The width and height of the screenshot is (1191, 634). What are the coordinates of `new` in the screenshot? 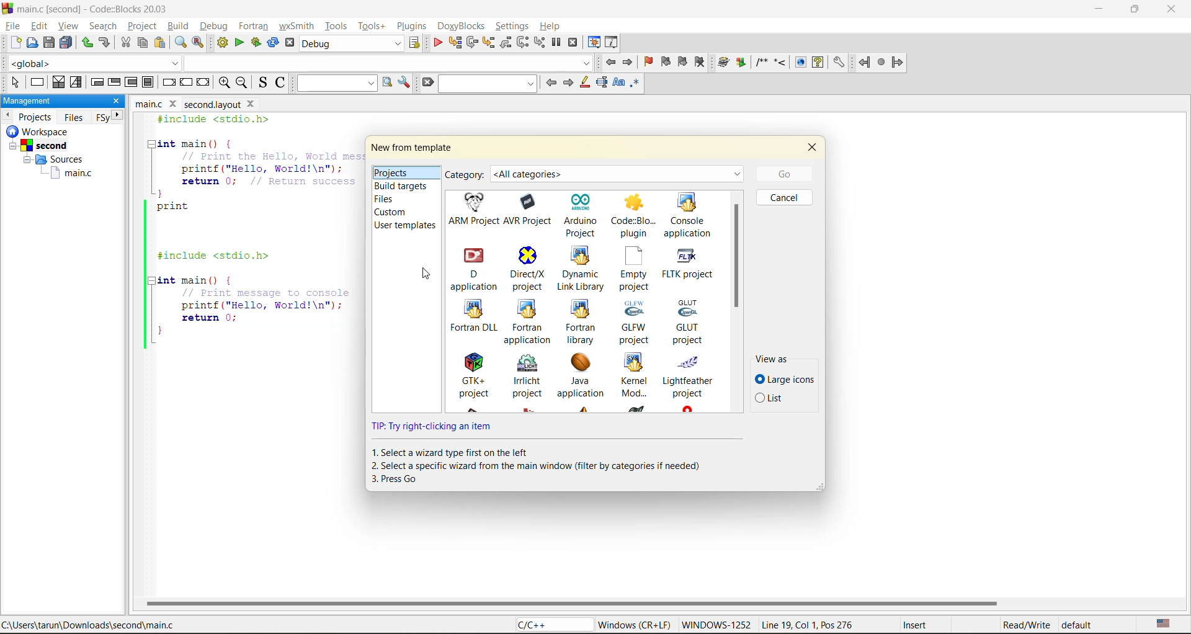 It's located at (11, 45).